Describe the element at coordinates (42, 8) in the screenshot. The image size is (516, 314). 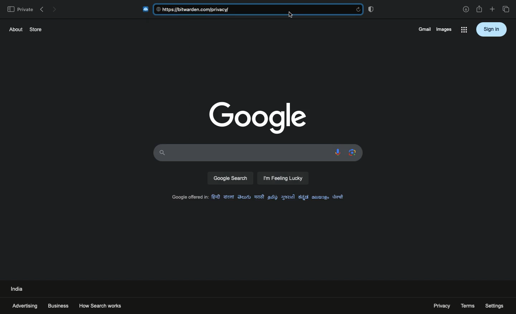
I see `previous` at that location.